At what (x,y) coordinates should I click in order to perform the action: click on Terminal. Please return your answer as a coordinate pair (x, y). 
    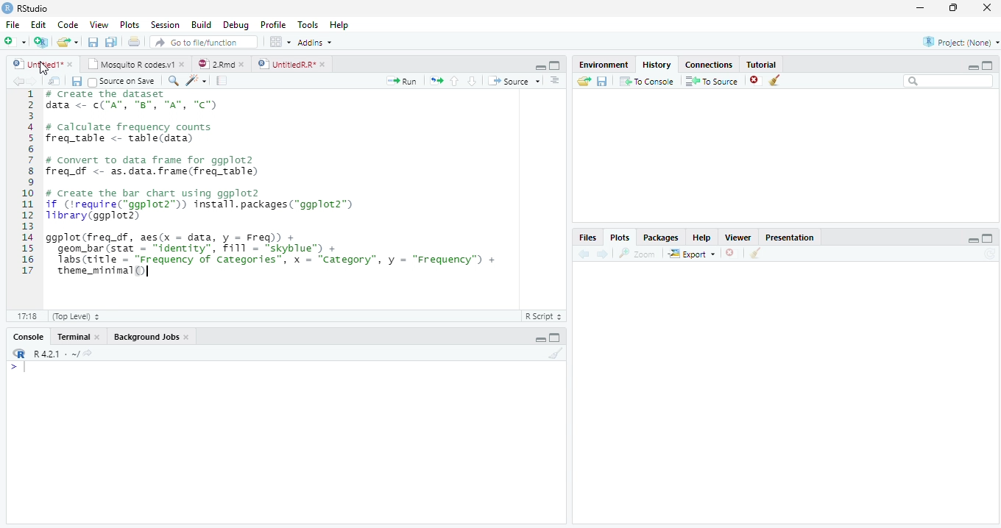
    Looking at the image, I should click on (79, 336).